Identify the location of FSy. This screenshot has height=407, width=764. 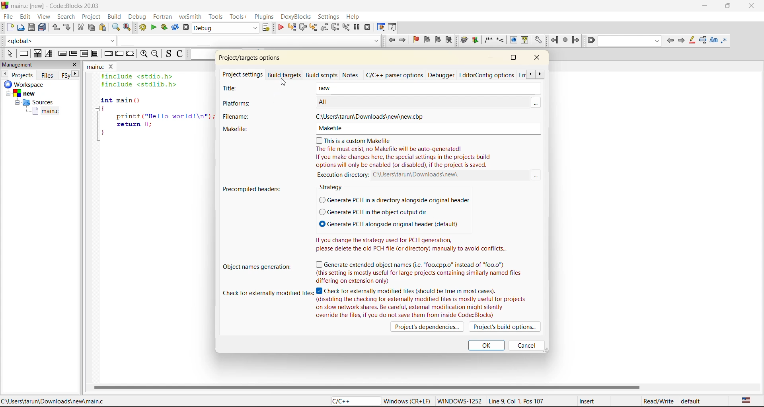
(66, 76).